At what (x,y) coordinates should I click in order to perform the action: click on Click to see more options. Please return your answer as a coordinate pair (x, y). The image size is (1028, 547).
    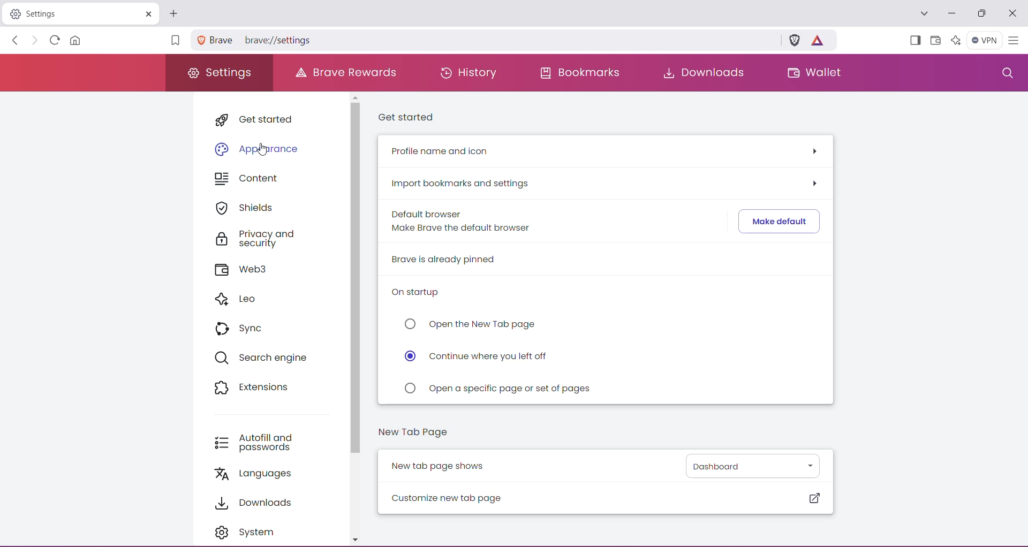
    Looking at the image, I should click on (810, 150).